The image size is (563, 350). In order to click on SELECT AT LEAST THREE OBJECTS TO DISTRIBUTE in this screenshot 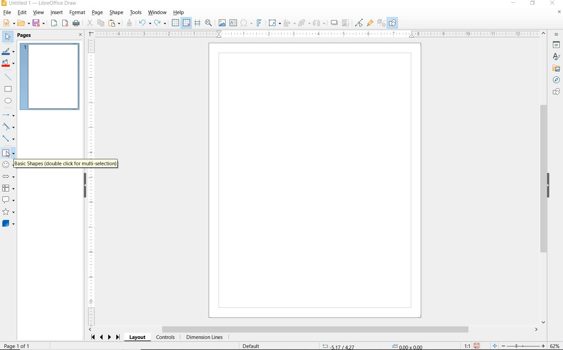, I will do `click(319, 23)`.